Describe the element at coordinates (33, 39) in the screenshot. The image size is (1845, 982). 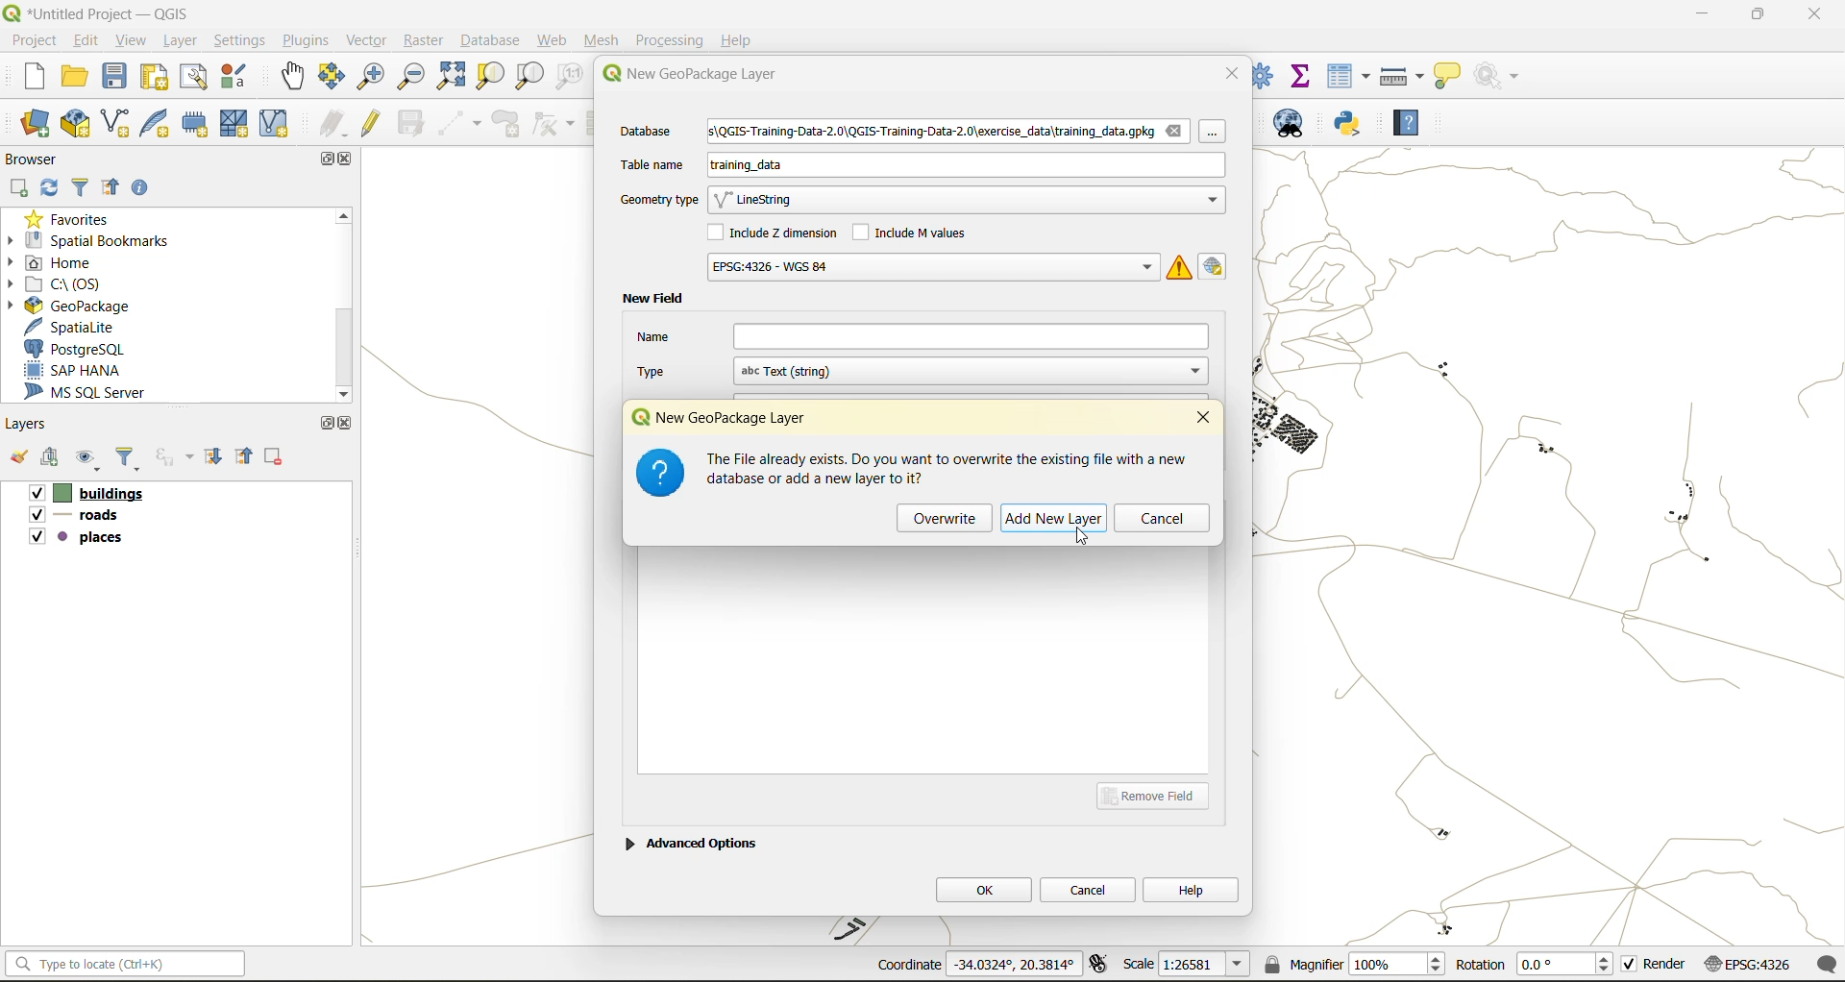
I see `project` at that location.